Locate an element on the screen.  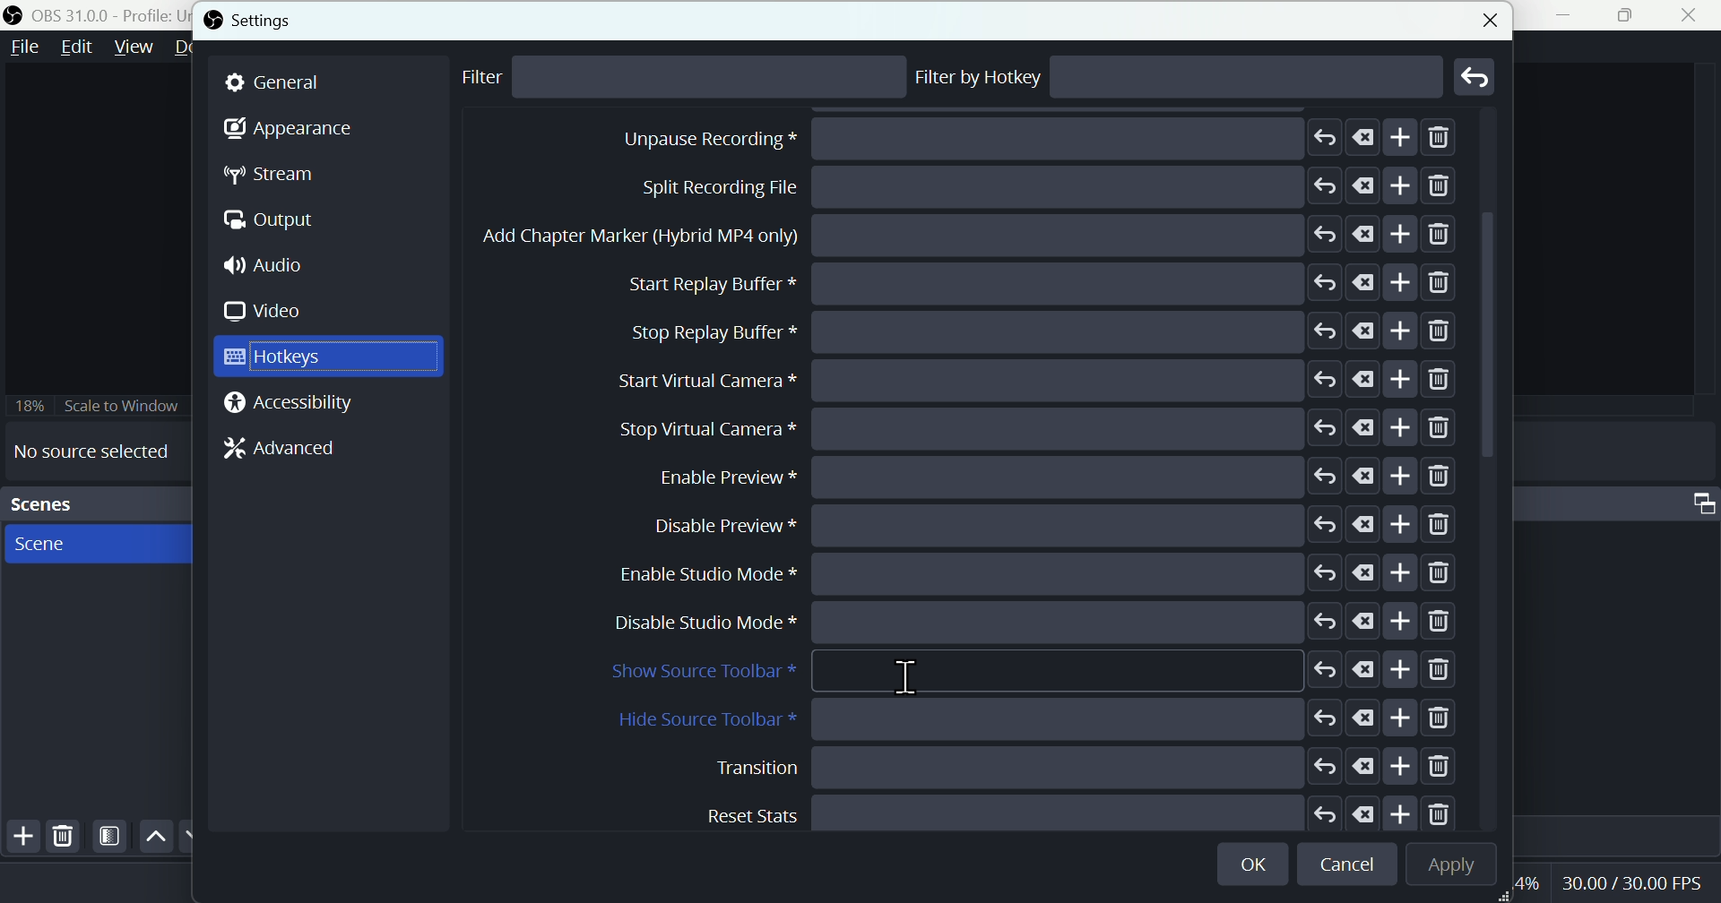
OK is located at coordinates (1256, 861).